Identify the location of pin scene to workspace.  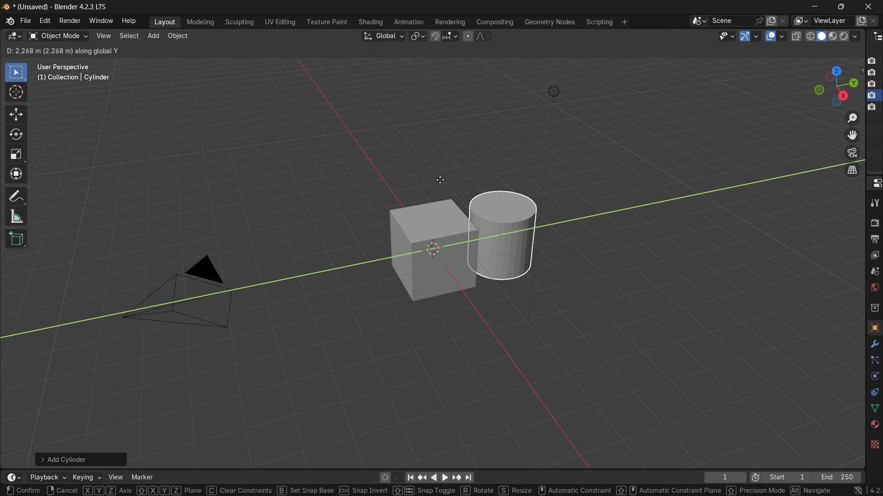
(759, 21).